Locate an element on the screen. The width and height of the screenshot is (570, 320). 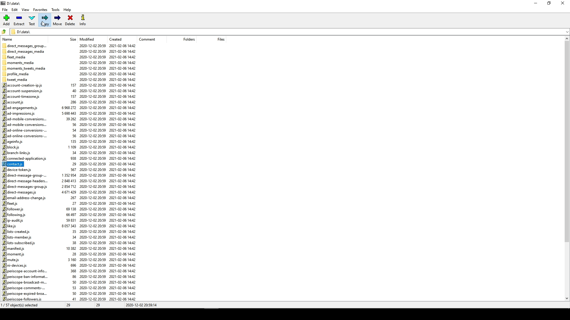
periscope-comments is located at coordinates (23, 288).